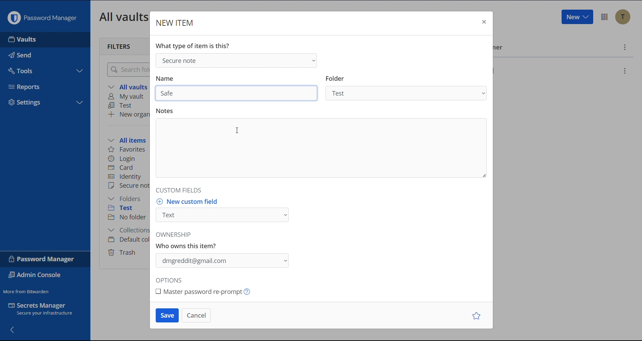  I want to click on Ownership, so click(222, 261).